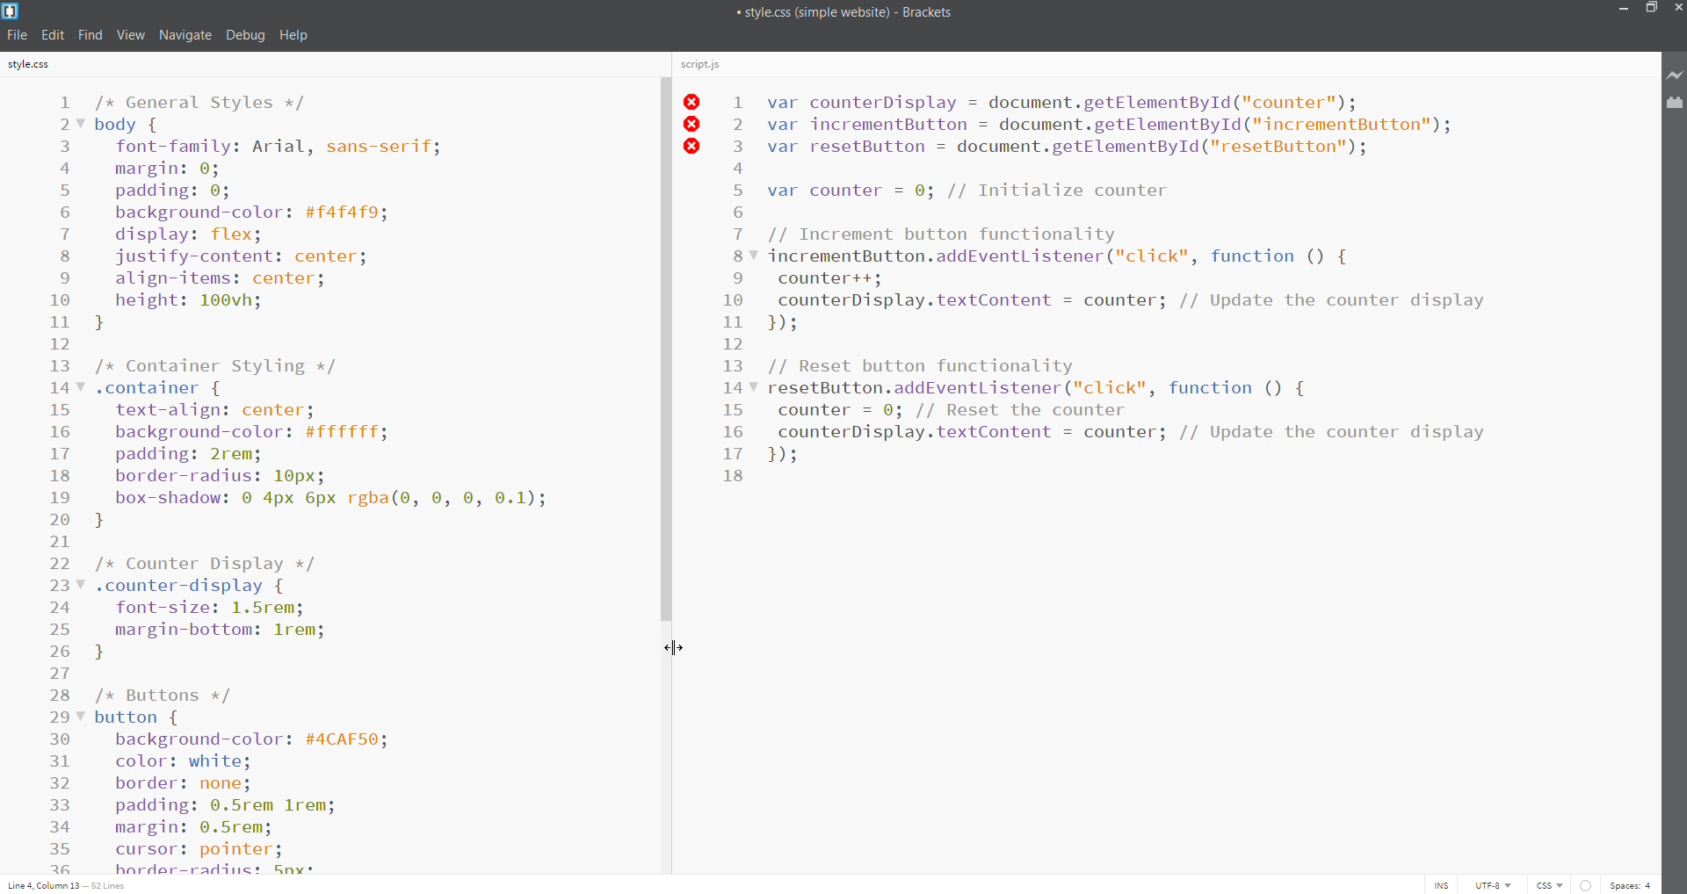 This screenshot has height=894, width=1687. I want to click on script.js, so click(708, 63).